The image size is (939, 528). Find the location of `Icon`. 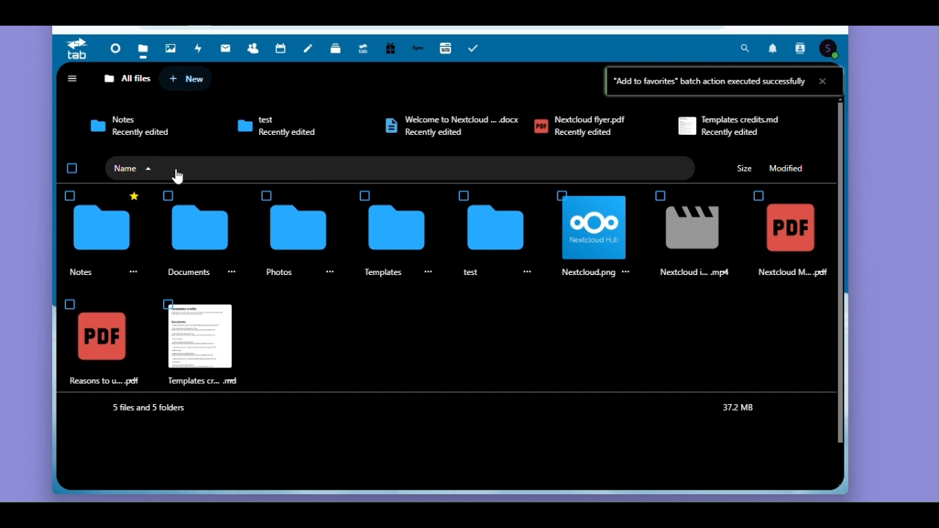

Icon is located at coordinates (102, 338).